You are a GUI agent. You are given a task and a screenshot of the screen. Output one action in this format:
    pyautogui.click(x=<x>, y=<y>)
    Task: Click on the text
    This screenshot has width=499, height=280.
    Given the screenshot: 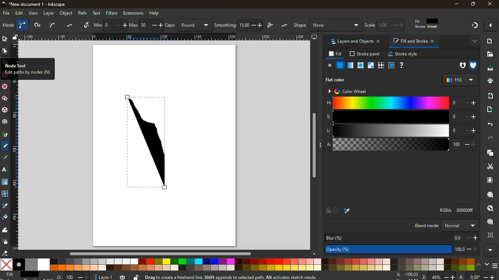 What is the action you would take?
    pyautogui.click(x=97, y=13)
    